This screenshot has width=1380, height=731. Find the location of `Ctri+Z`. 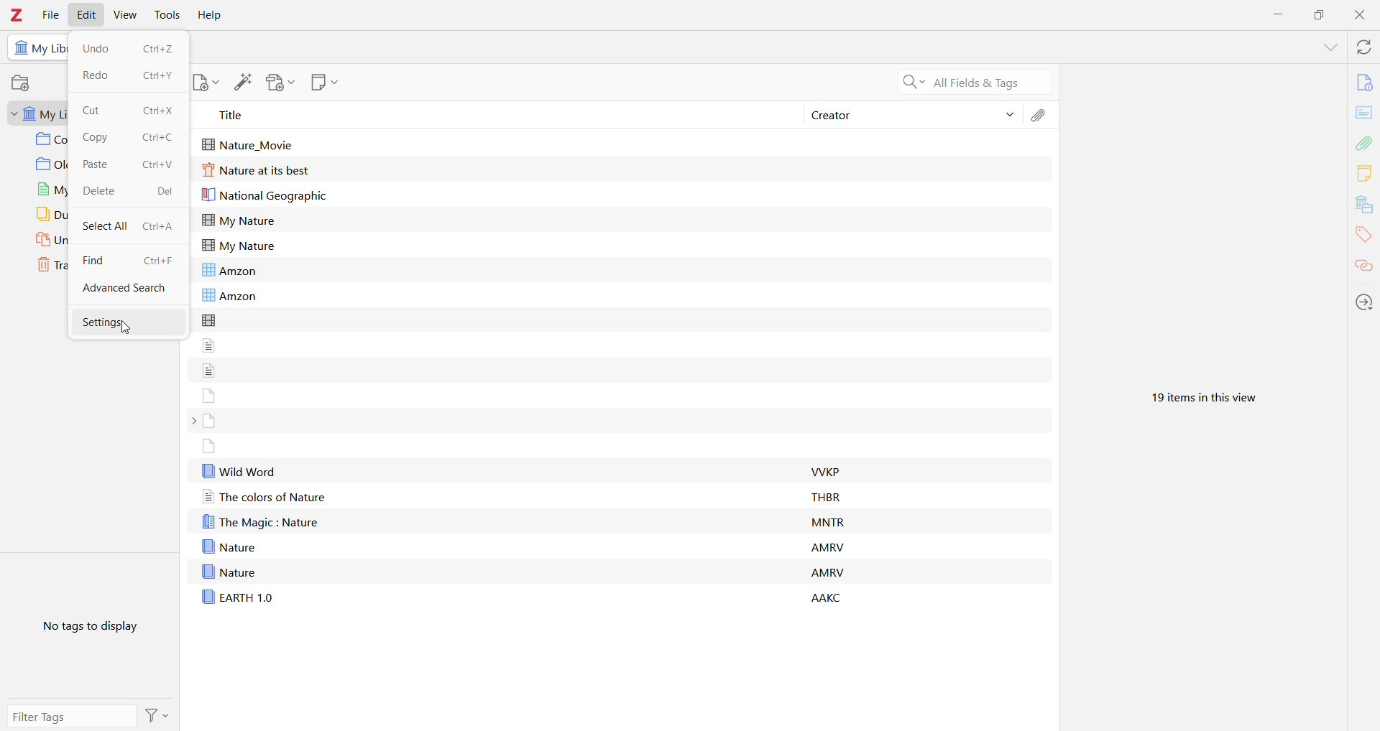

Ctri+Z is located at coordinates (157, 50).